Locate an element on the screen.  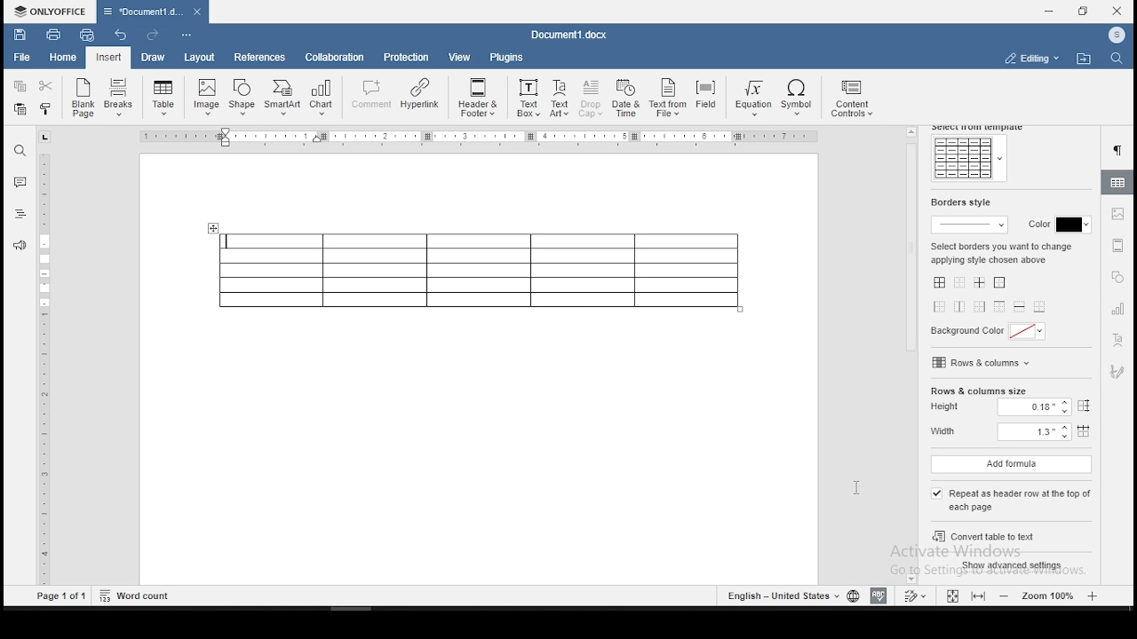
paste is located at coordinates (20, 112).